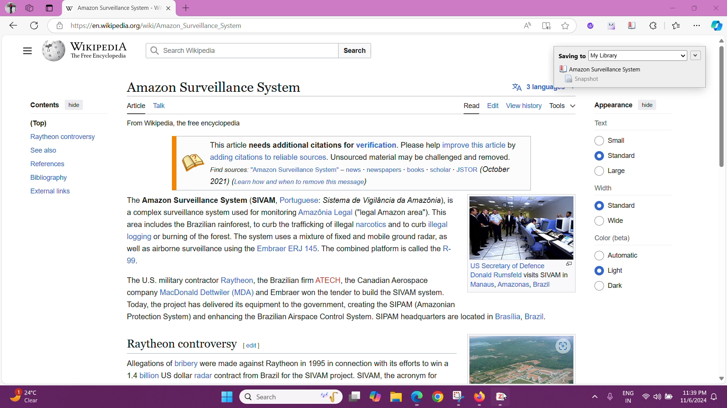  What do you see at coordinates (192, 160) in the screenshot?
I see `book icon` at bounding box center [192, 160].